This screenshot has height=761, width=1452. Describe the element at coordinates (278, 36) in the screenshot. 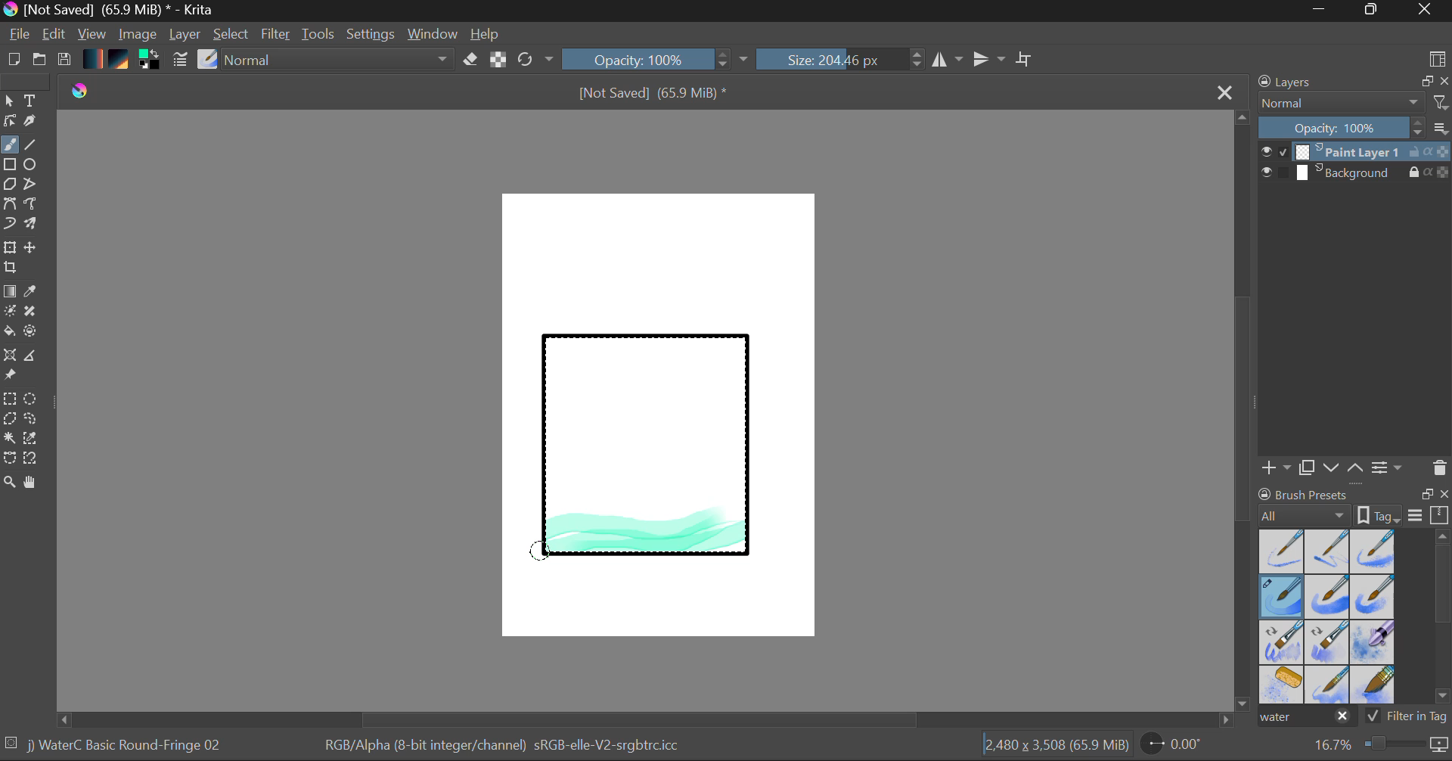

I see `Filter` at that location.